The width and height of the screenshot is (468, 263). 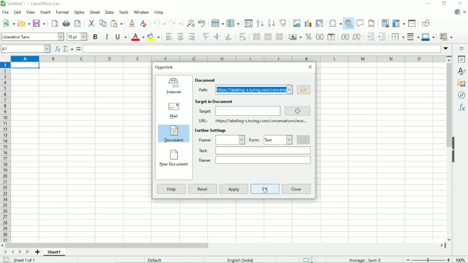 I want to click on Align top, so click(x=205, y=36).